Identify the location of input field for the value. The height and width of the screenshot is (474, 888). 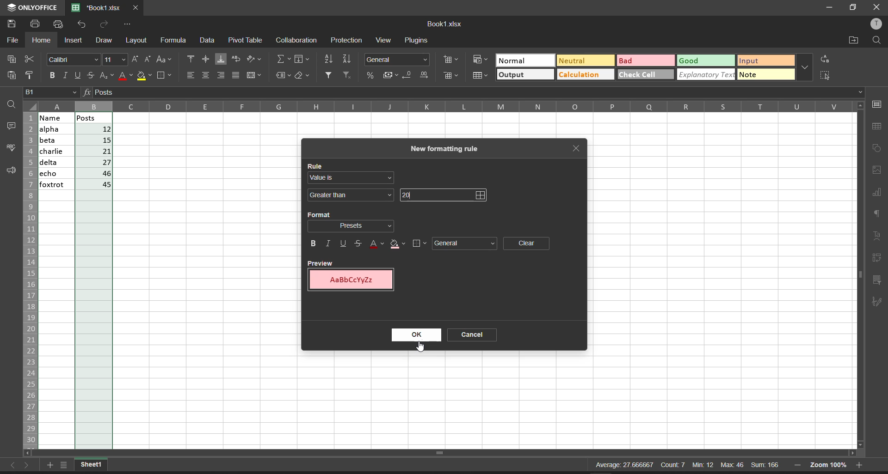
(455, 194).